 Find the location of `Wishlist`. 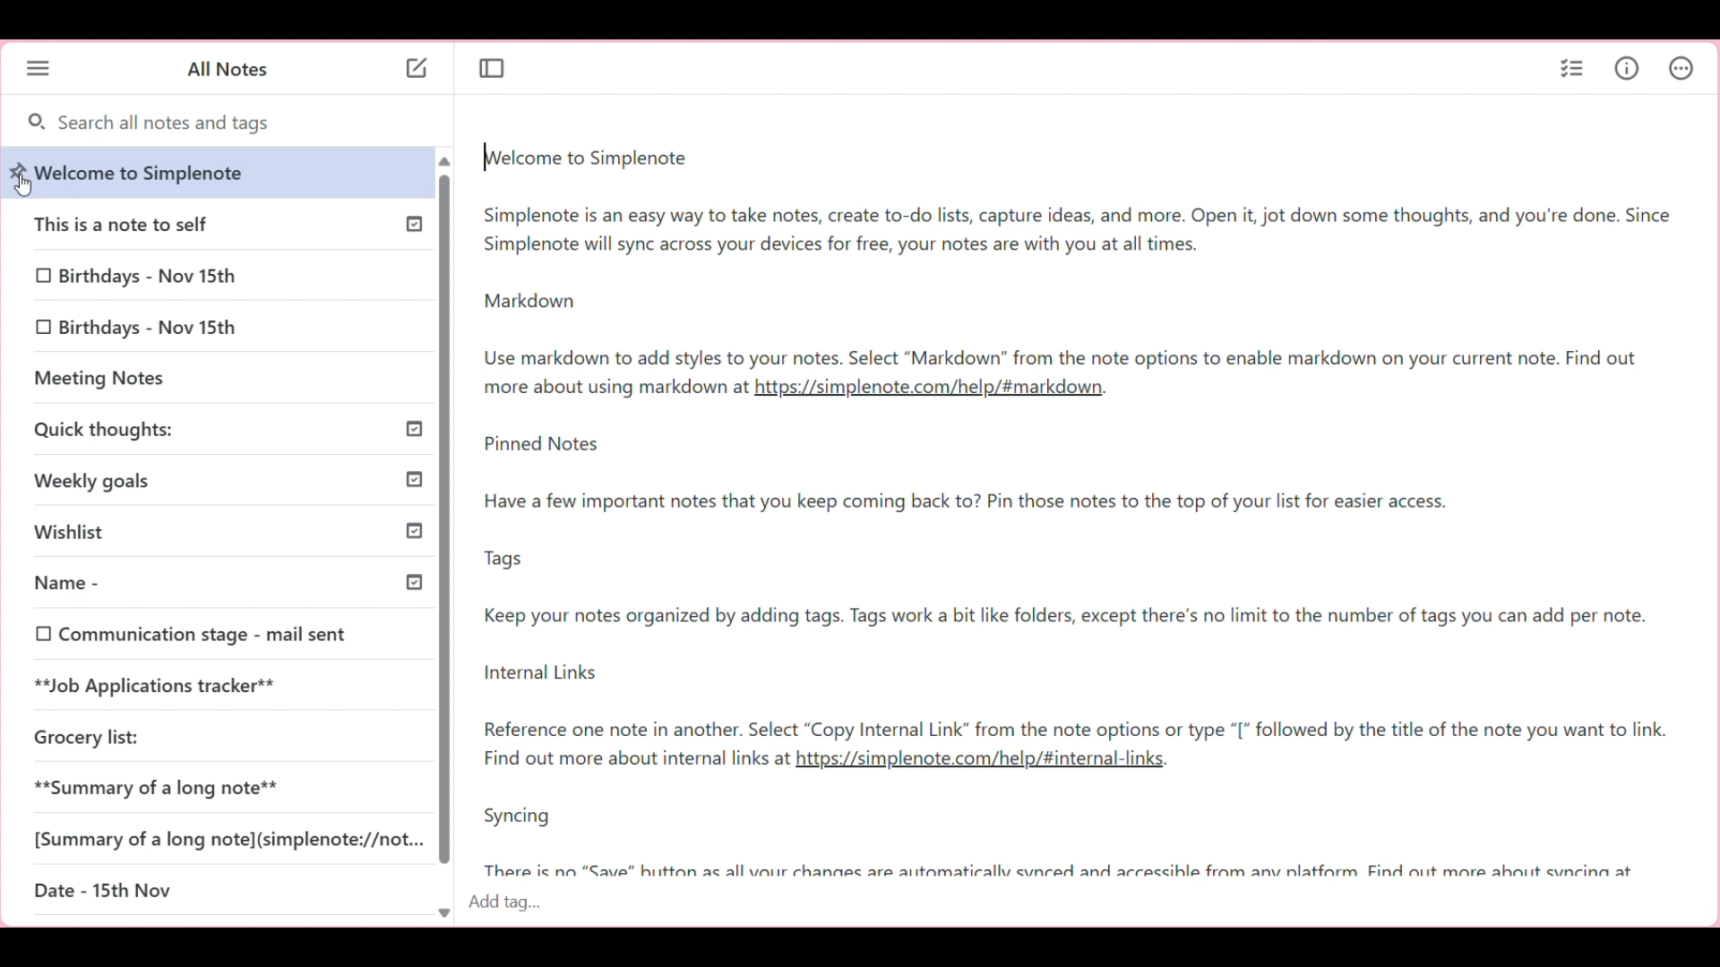

Wishlist is located at coordinates (185, 526).